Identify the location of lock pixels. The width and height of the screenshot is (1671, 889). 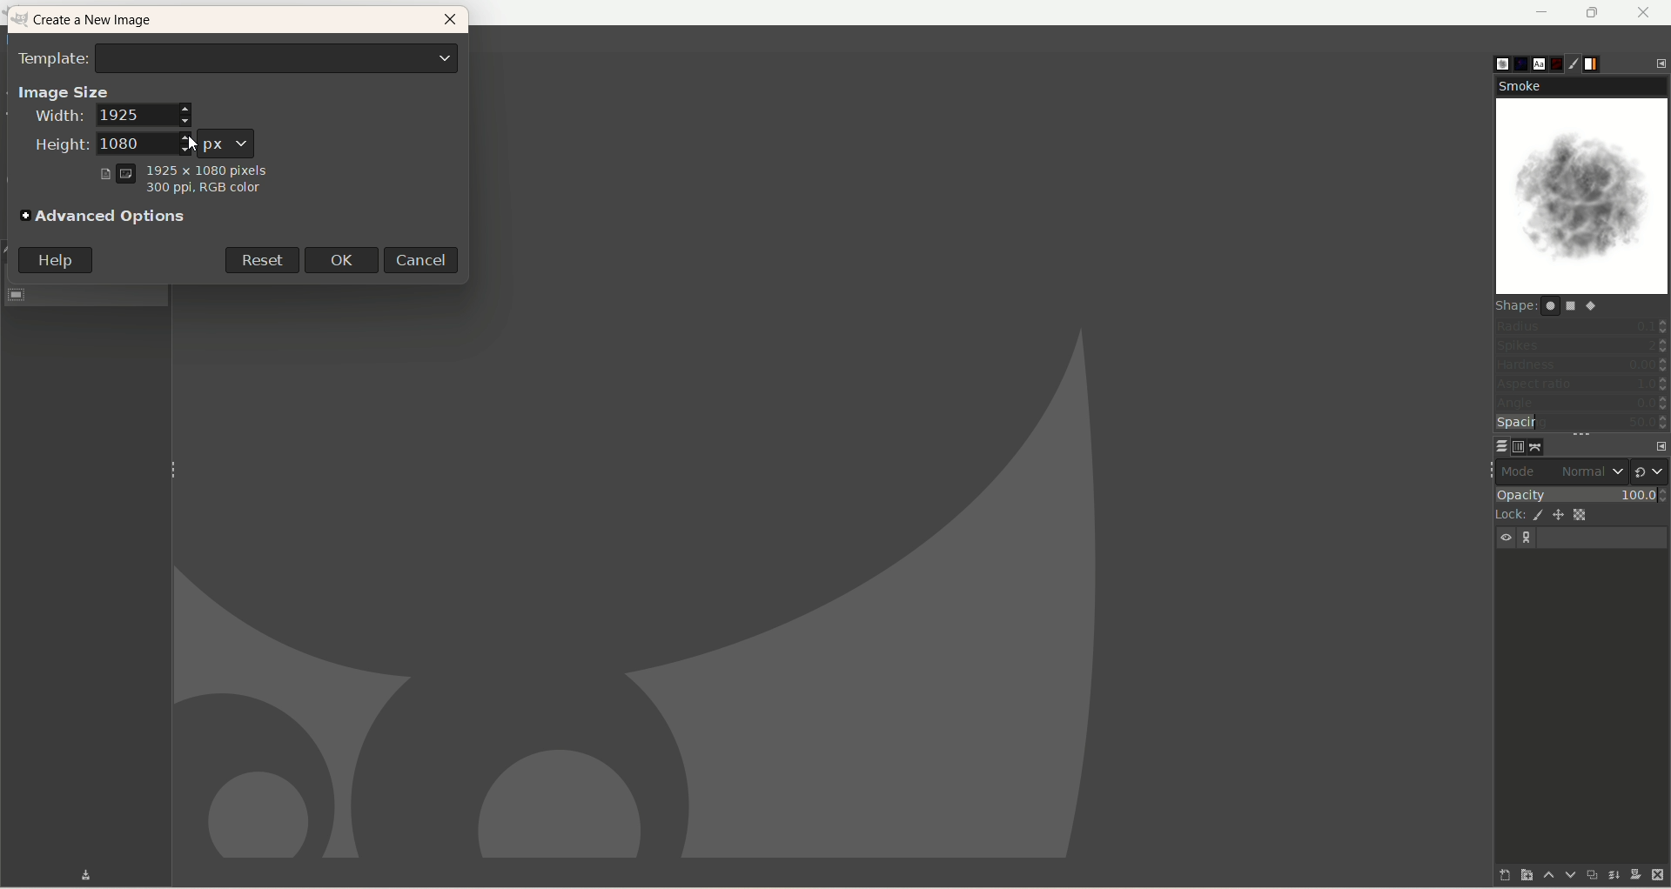
(1535, 515).